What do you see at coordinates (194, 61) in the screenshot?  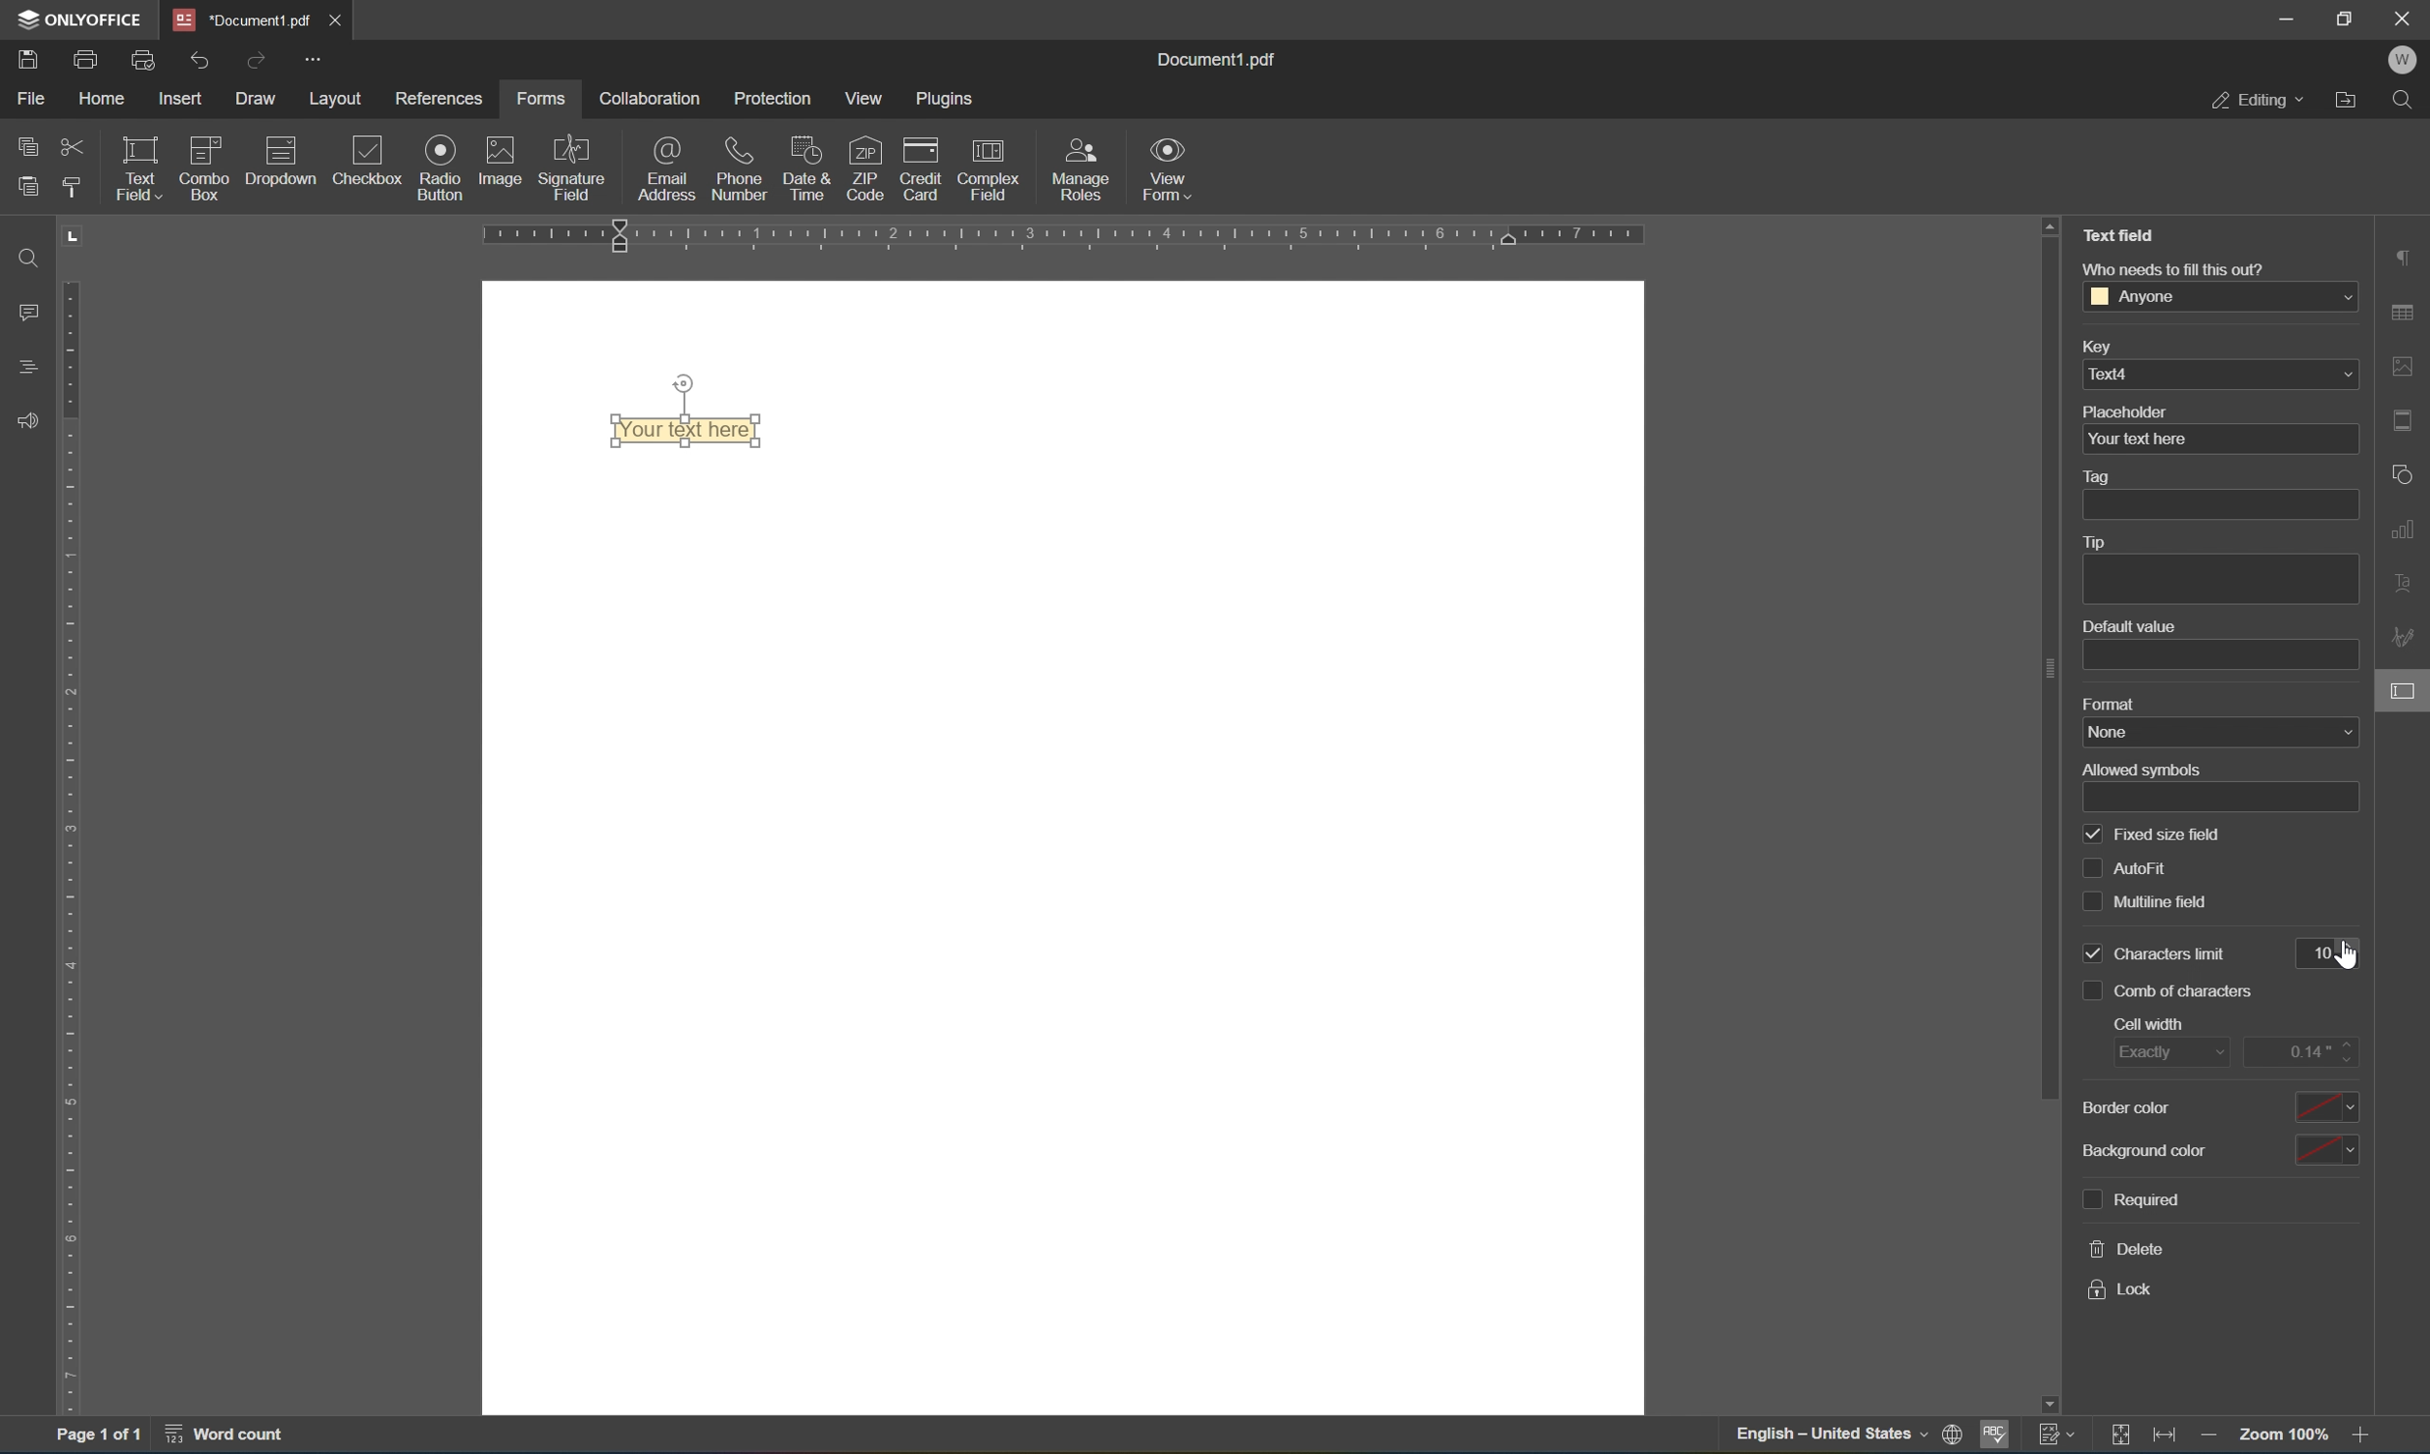 I see `undo` at bounding box center [194, 61].